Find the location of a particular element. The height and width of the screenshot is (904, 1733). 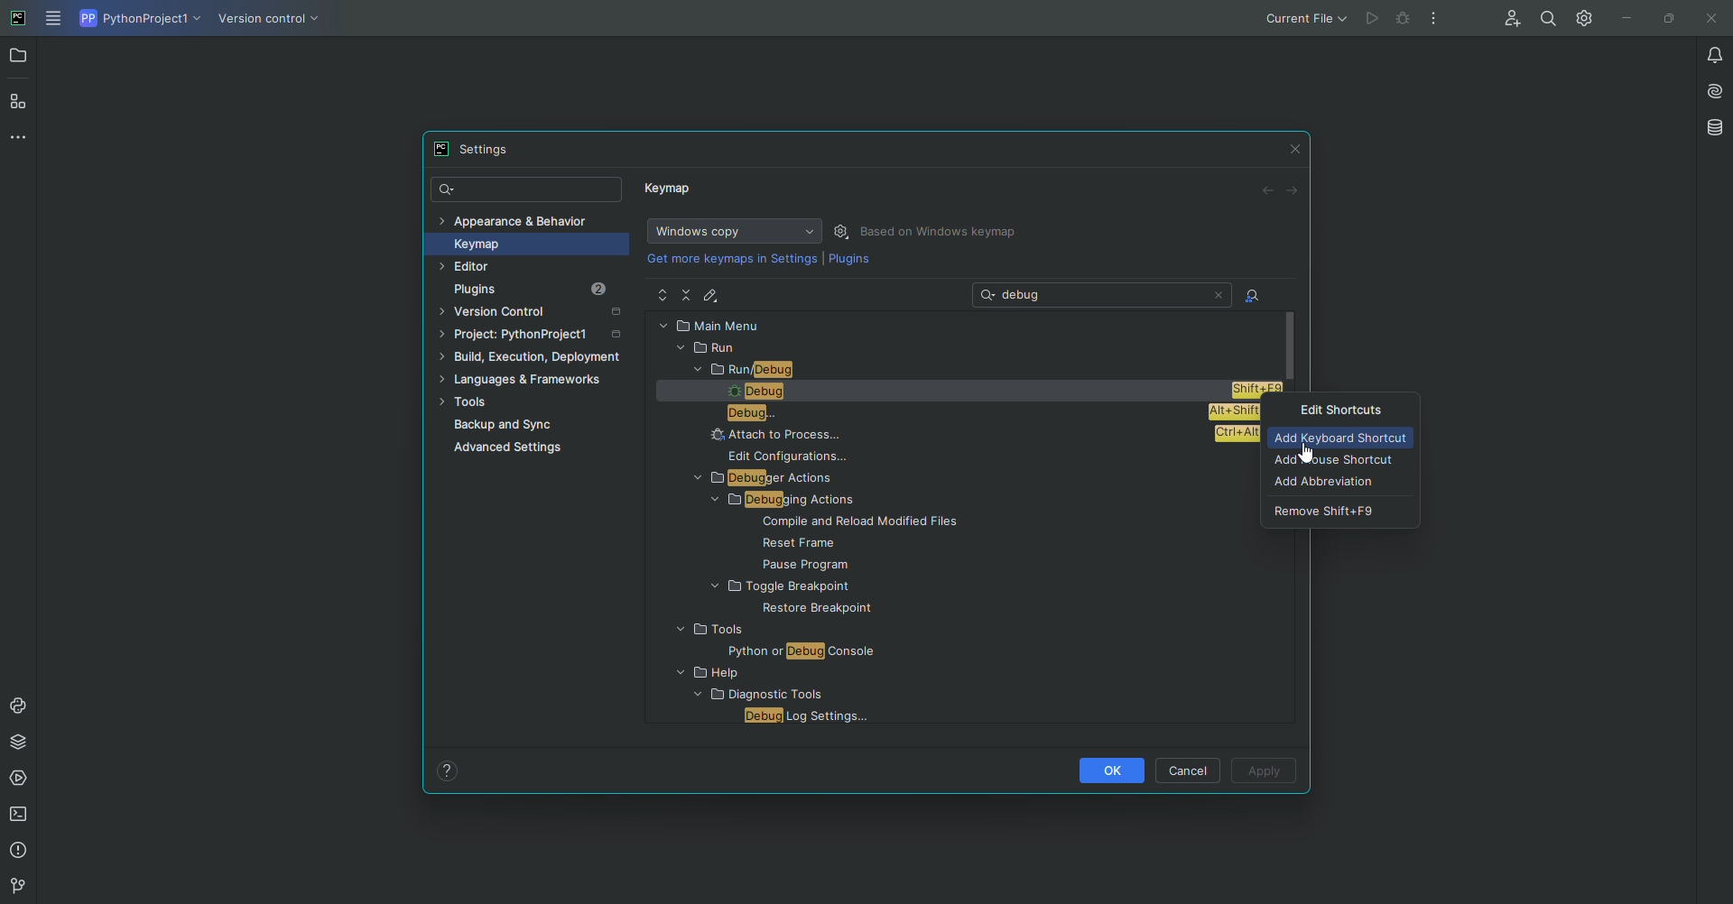

shortcut is located at coordinates (1237, 412).